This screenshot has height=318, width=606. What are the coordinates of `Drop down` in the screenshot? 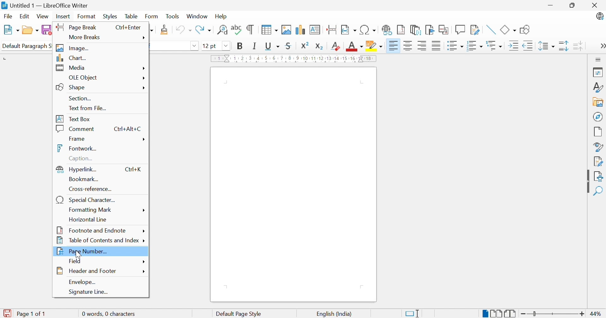 It's located at (227, 46).